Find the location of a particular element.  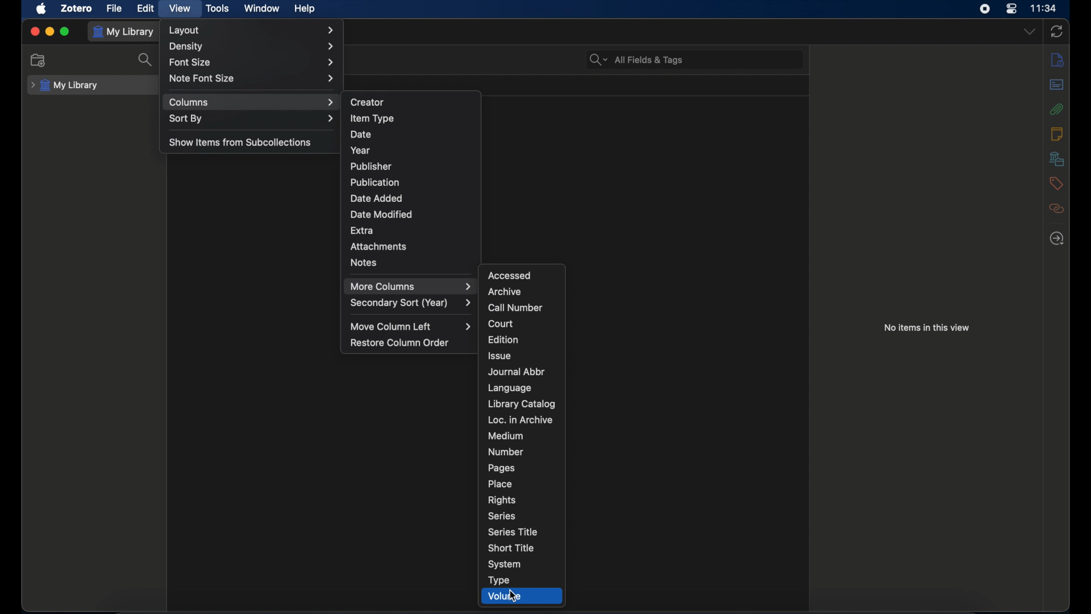

year is located at coordinates (361, 150).